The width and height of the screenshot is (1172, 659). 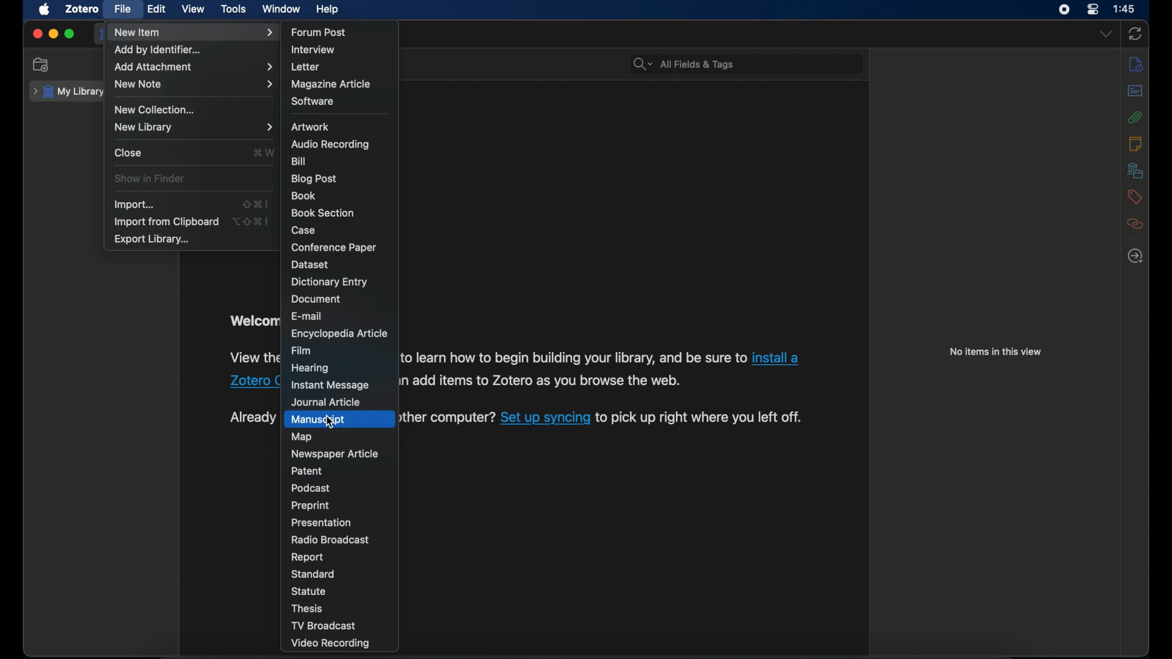 I want to click on notes, so click(x=1136, y=144).